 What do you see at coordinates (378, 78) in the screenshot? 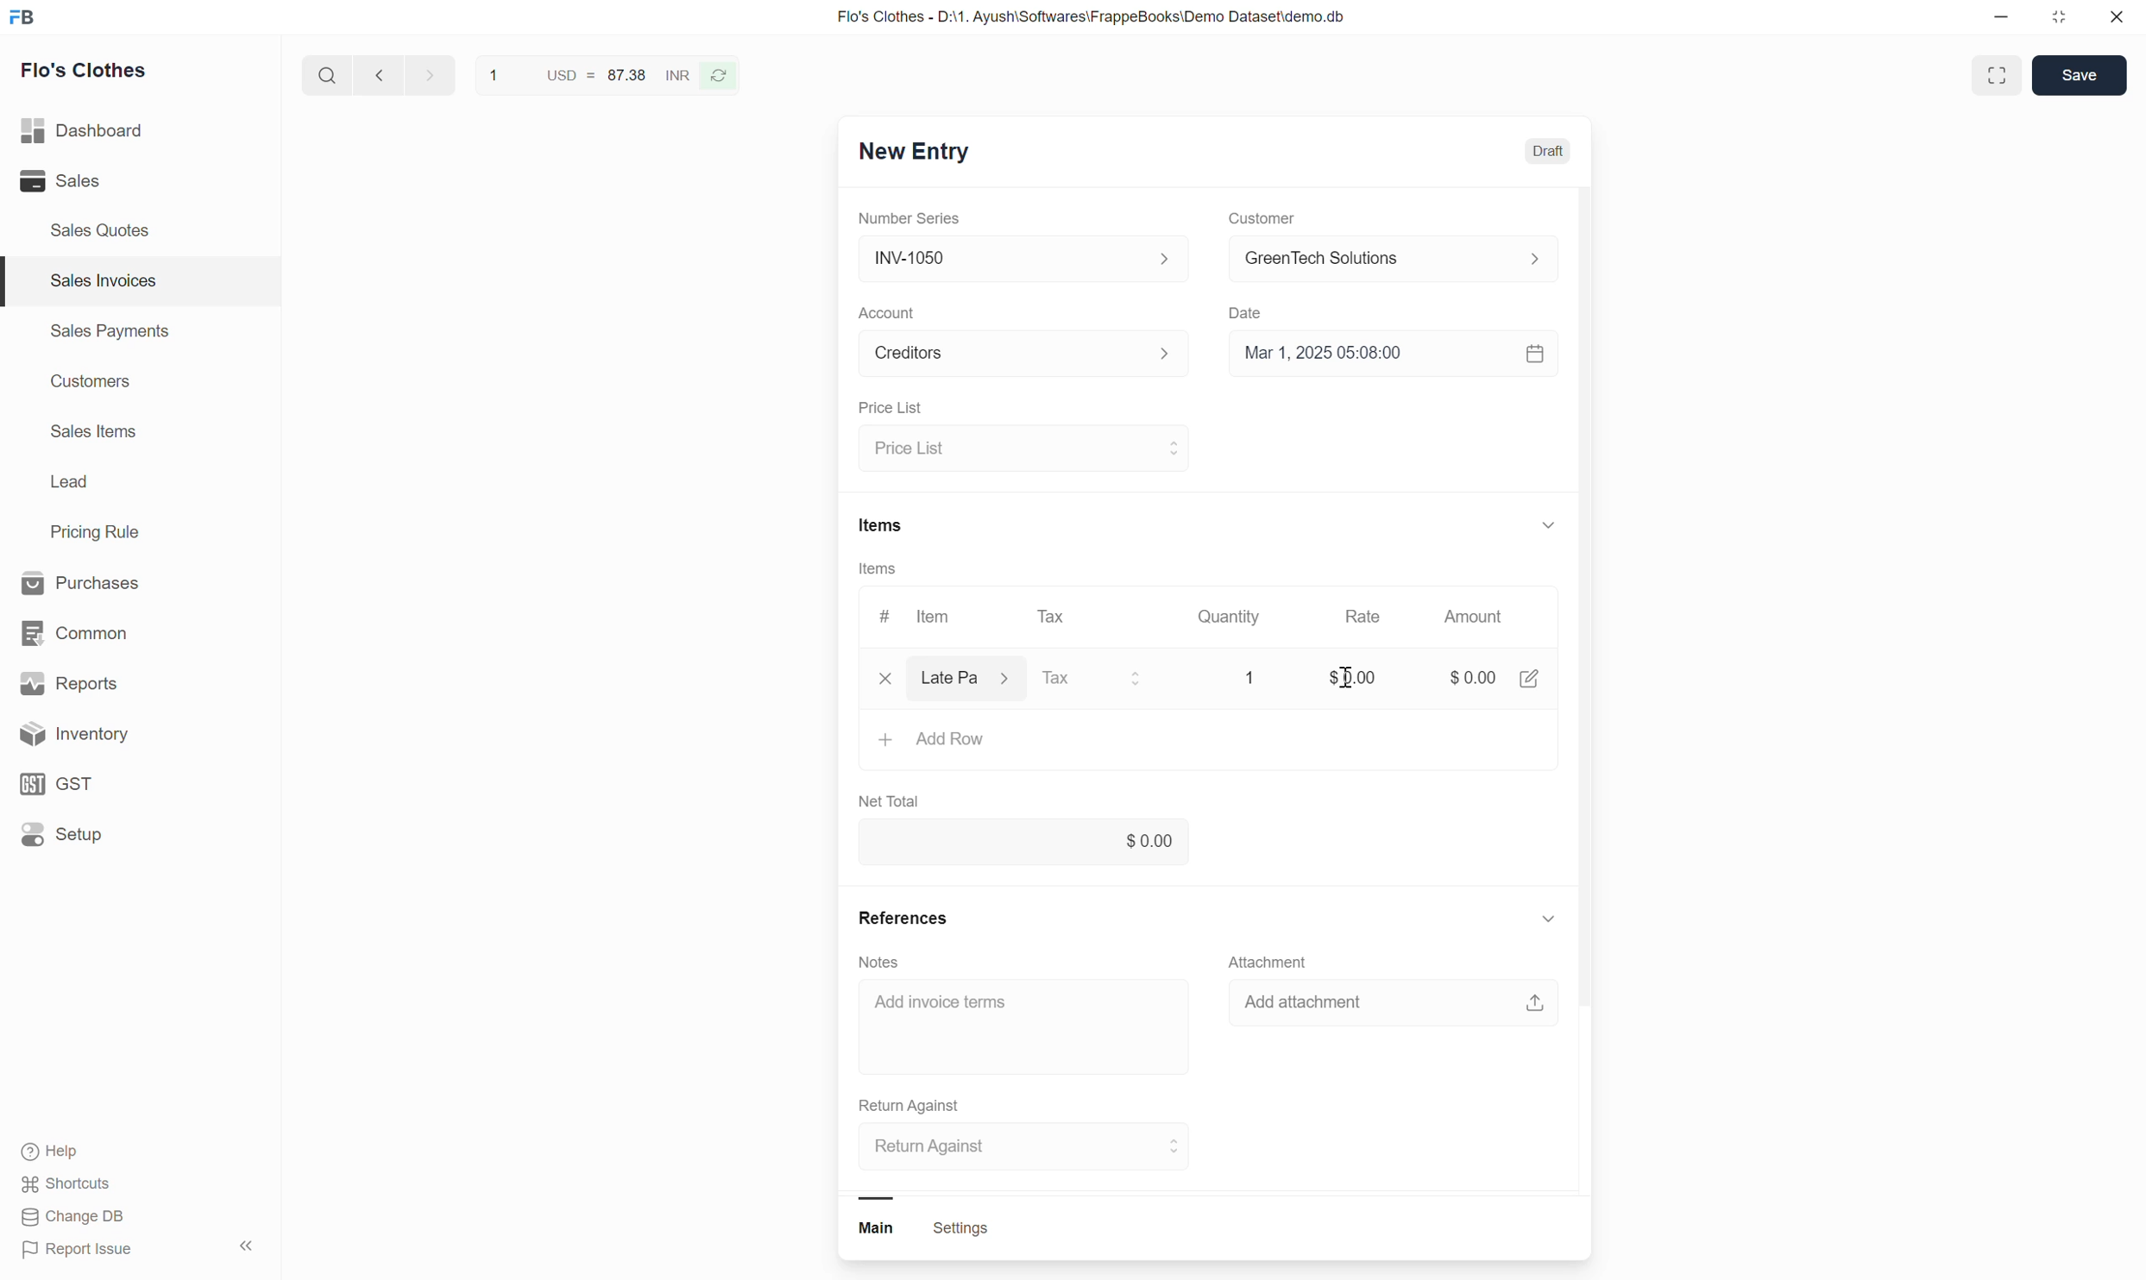
I see `go back ` at bounding box center [378, 78].